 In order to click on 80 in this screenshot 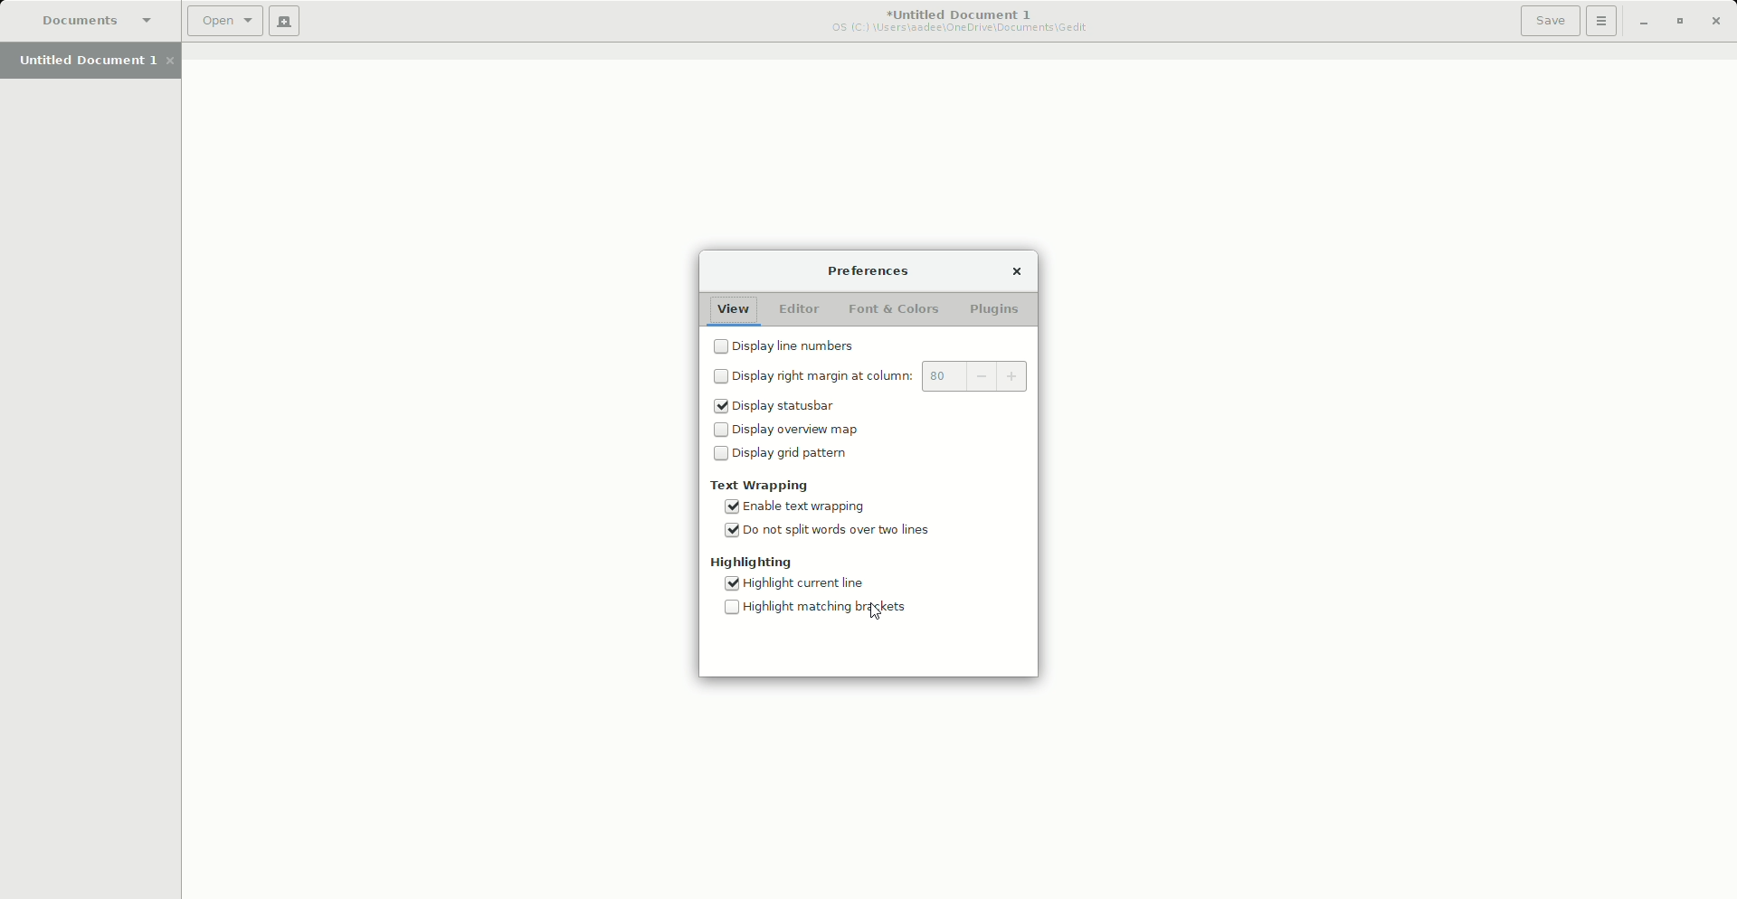, I will do `click(976, 376)`.